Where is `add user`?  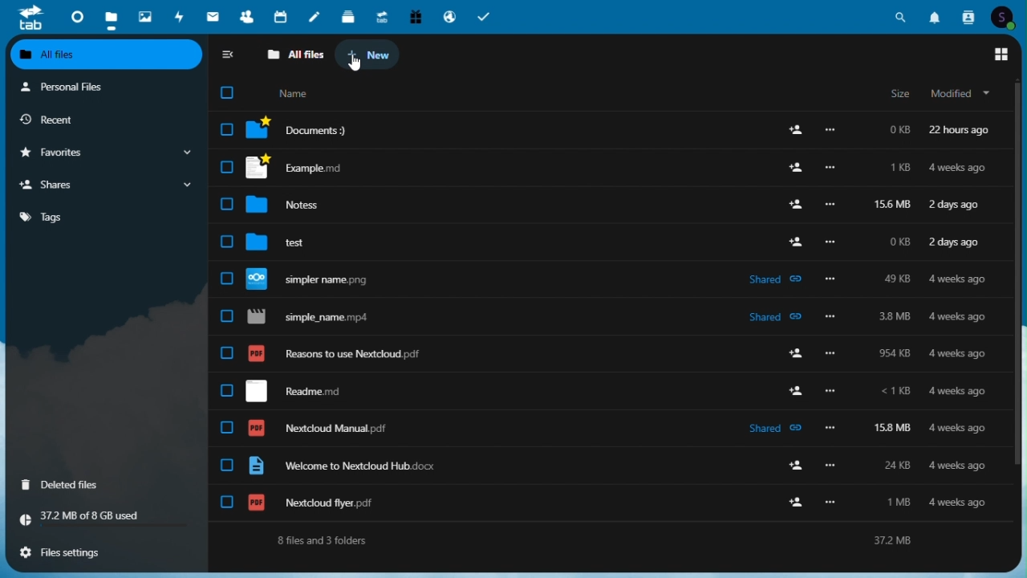
add user is located at coordinates (797, 241).